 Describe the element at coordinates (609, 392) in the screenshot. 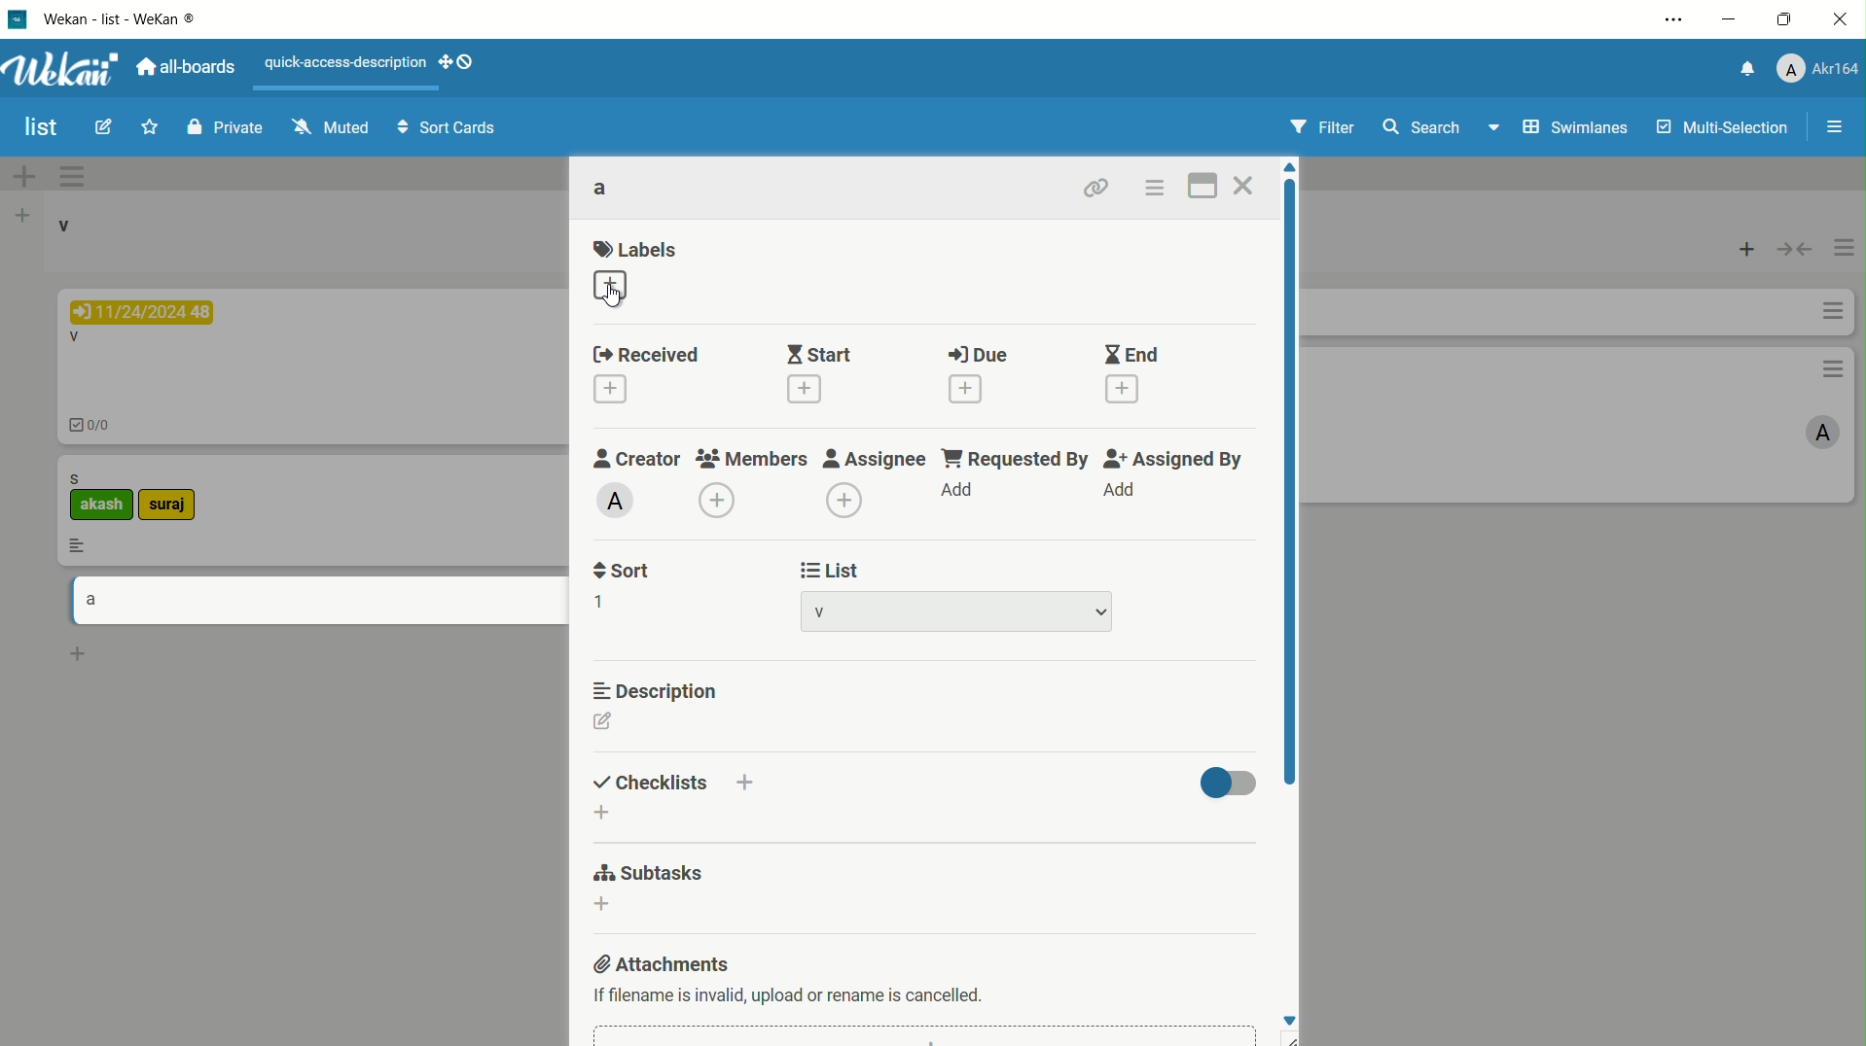

I see `add date` at that location.